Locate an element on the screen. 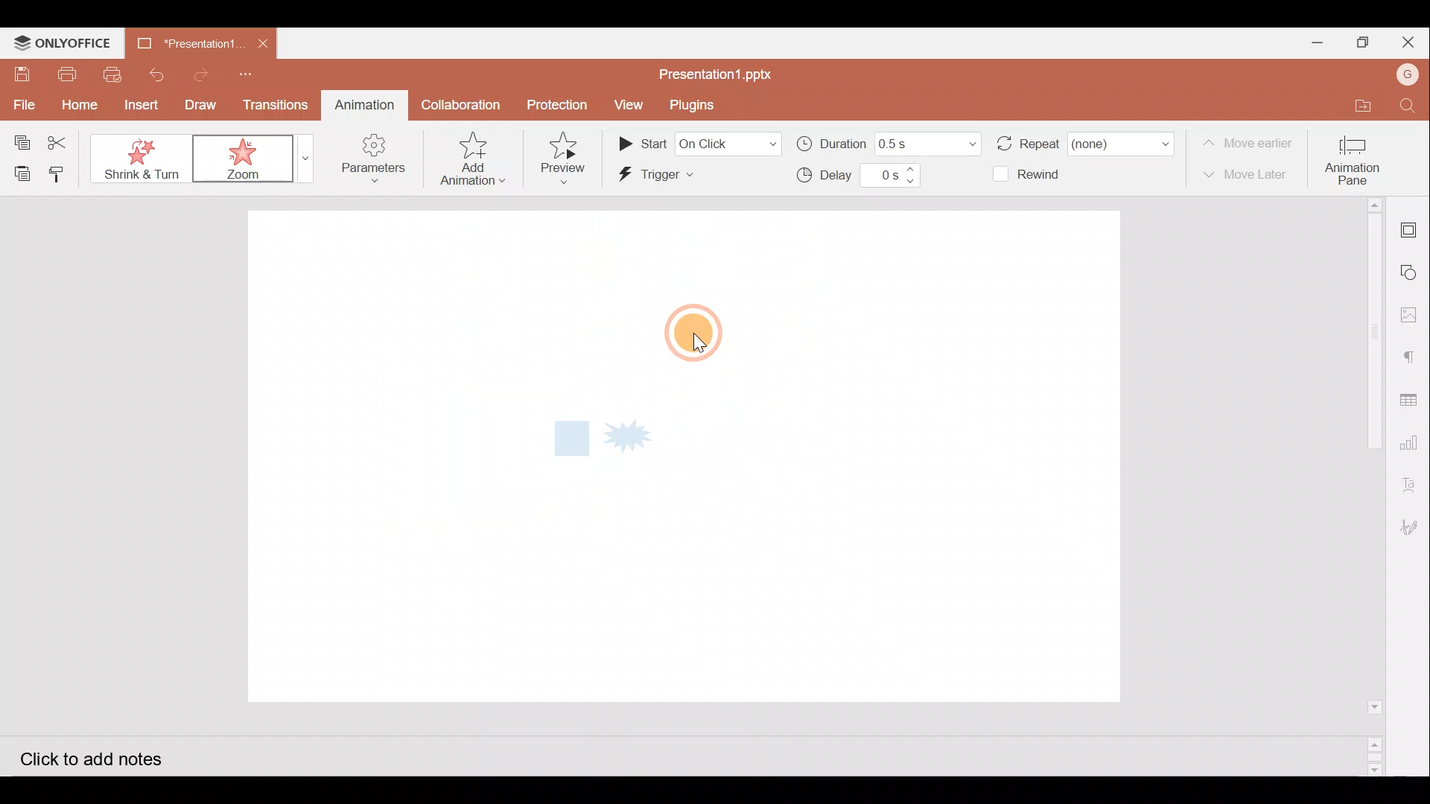  Parameters is located at coordinates (371, 162).